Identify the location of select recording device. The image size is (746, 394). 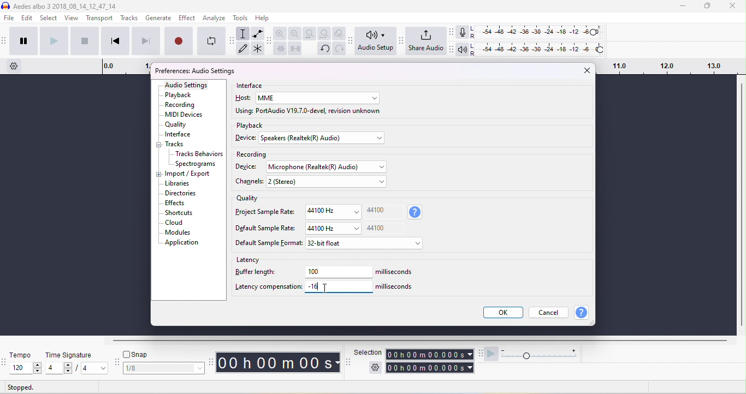
(330, 167).